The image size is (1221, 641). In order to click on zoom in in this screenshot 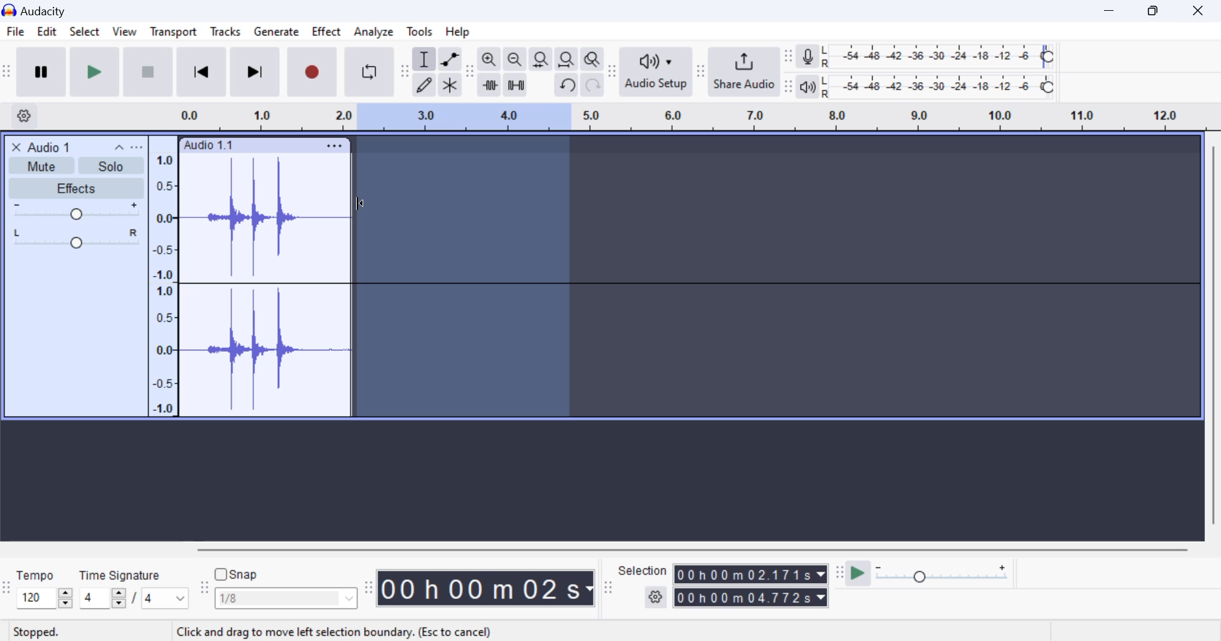, I will do `click(489, 60)`.